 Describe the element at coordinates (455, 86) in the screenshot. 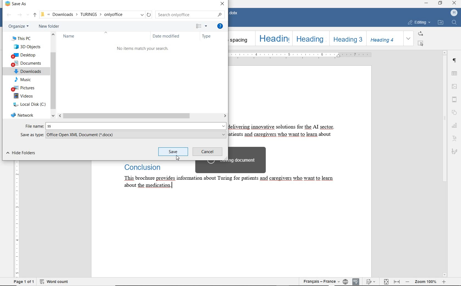

I see `IMAGE` at that location.